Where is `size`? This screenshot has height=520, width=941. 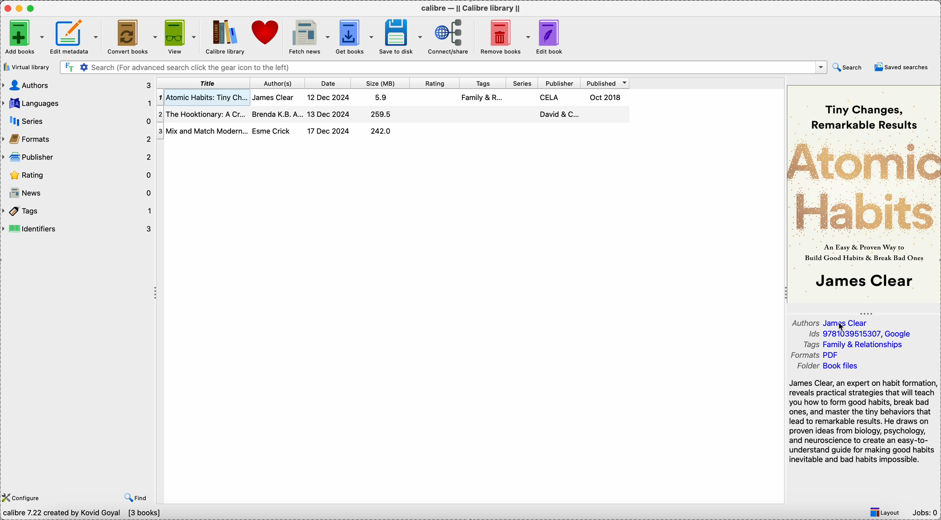 size is located at coordinates (385, 82).